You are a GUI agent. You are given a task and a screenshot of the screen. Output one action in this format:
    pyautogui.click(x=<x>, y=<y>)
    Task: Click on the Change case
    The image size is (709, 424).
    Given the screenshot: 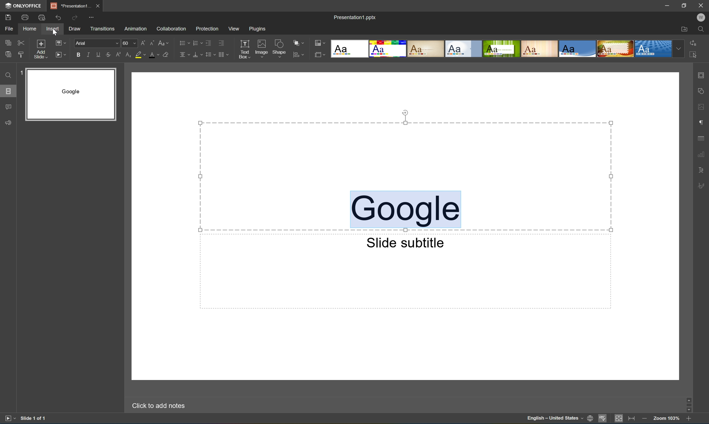 What is the action you would take?
    pyautogui.click(x=166, y=43)
    